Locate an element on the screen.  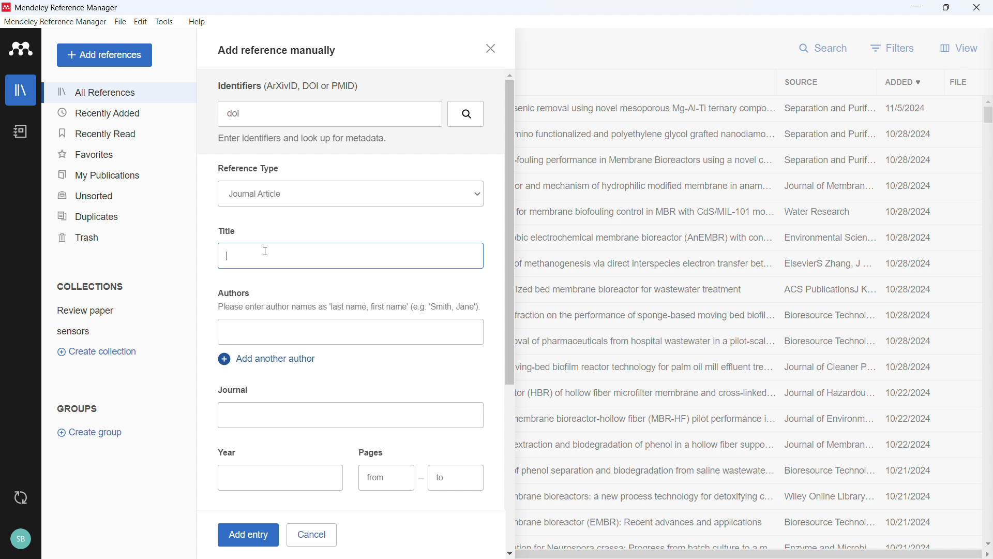
Starting page  is located at coordinates (386, 478).